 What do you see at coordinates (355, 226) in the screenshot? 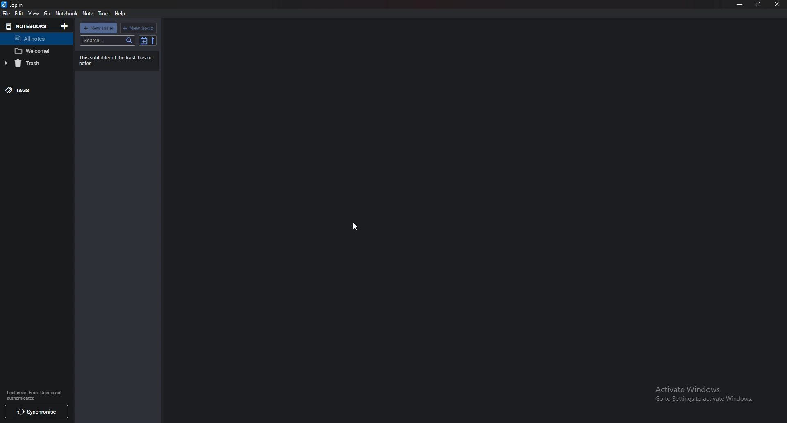
I see `Cursor` at bounding box center [355, 226].